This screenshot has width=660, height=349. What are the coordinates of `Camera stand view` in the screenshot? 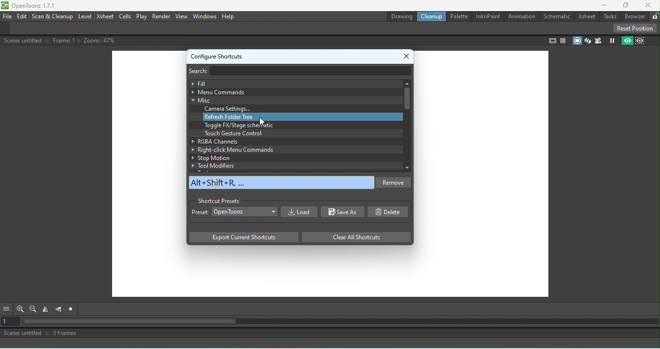 It's located at (576, 40).